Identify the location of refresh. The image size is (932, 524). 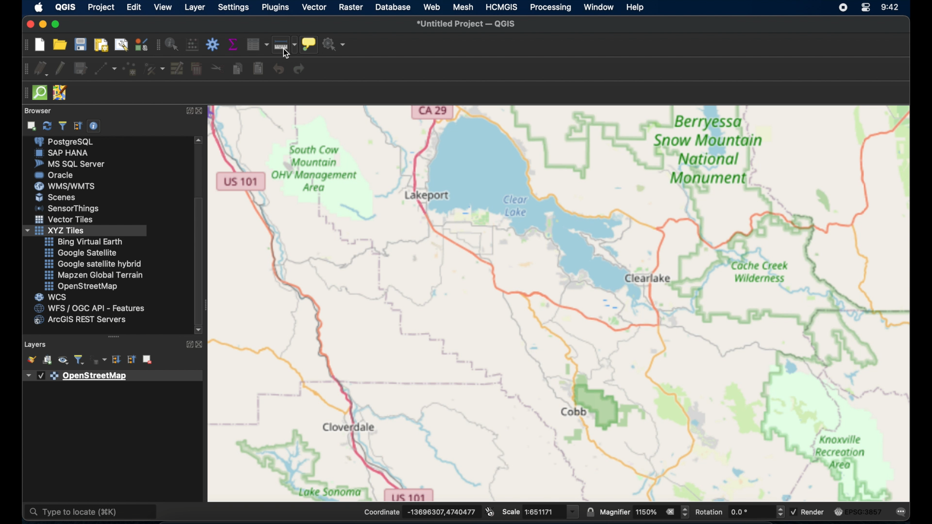
(46, 126).